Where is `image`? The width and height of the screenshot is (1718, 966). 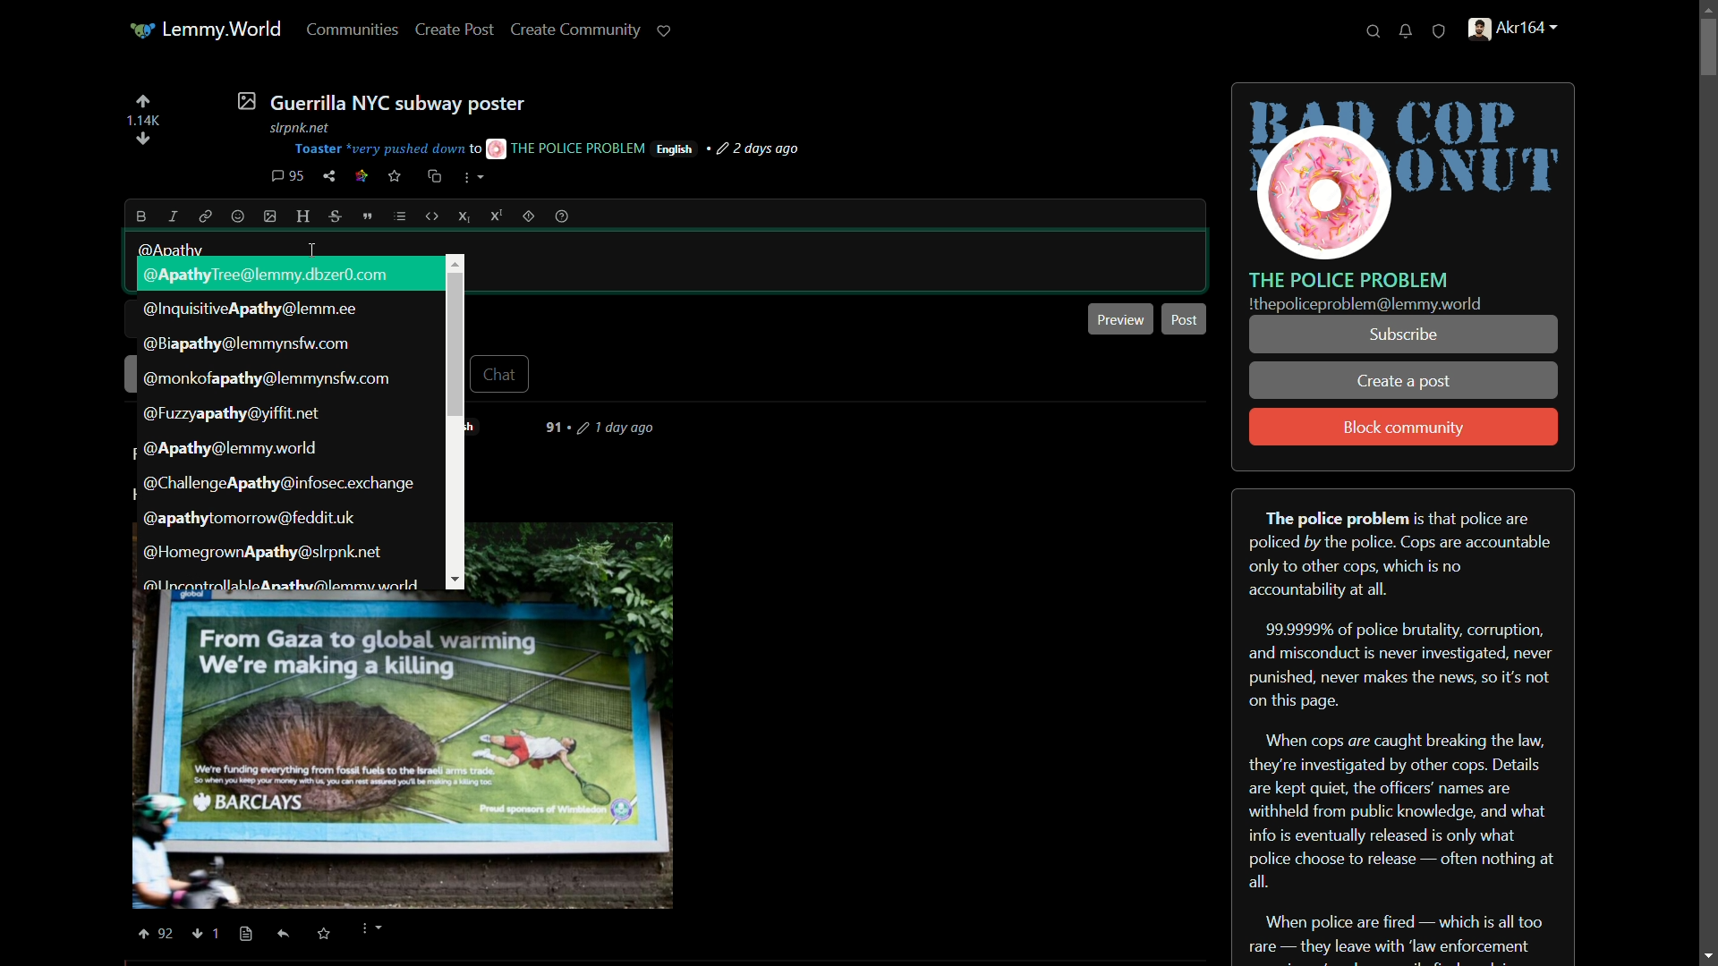 image is located at coordinates (271, 216).